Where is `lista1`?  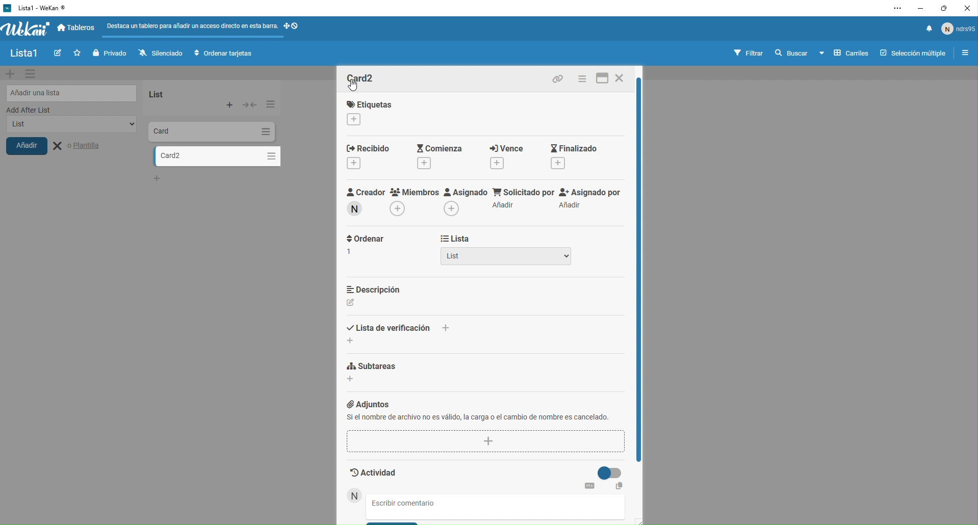 lista1 is located at coordinates (23, 54).